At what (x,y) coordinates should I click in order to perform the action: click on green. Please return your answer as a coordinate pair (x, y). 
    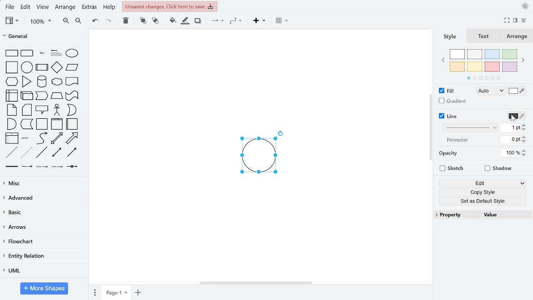
    Looking at the image, I should click on (510, 54).